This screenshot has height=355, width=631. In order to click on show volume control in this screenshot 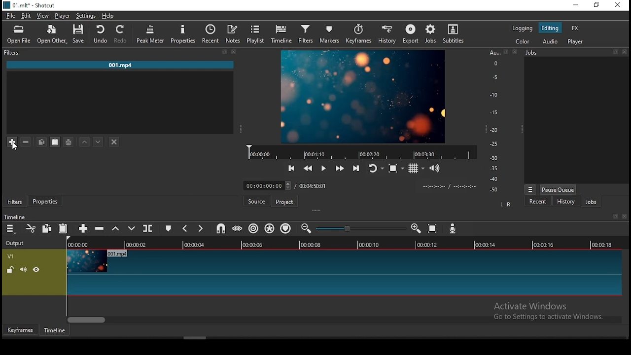, I will do `click(436, 168)`.